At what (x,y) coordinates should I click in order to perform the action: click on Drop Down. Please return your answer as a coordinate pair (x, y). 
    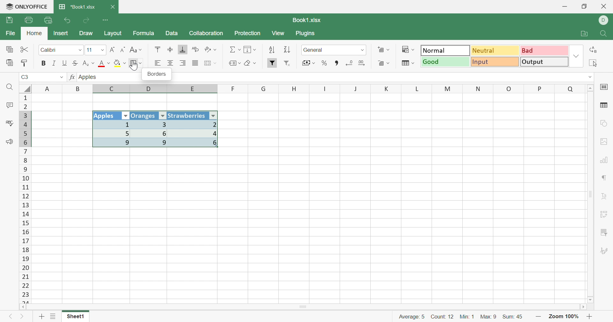
    Looking at the image, I should click on (576, 57).